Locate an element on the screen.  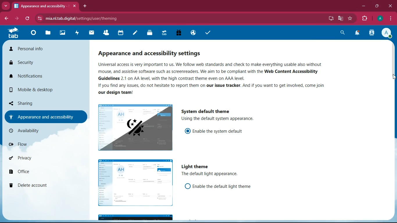
enable is located at coordinates (221, 131).